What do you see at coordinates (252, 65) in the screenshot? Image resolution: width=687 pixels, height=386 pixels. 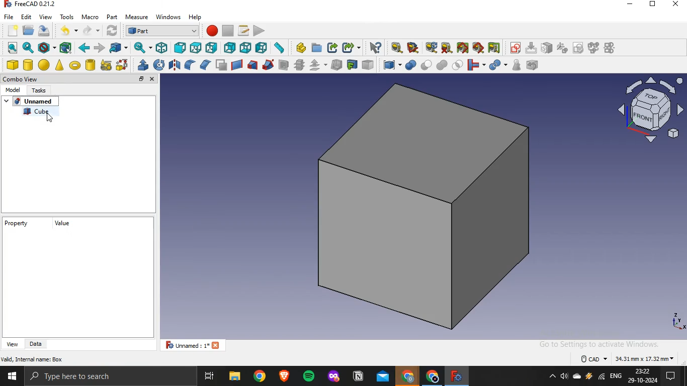 I see `loft` at bounding box center [252, 65].